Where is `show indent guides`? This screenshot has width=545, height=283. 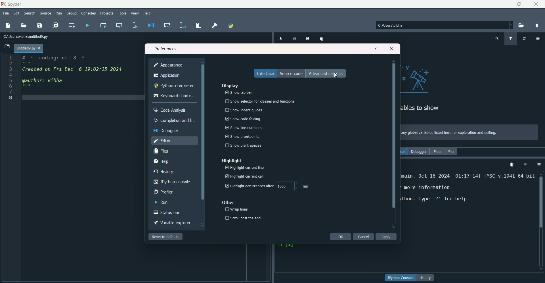 show indent guides is located at coordinates (244, 110).